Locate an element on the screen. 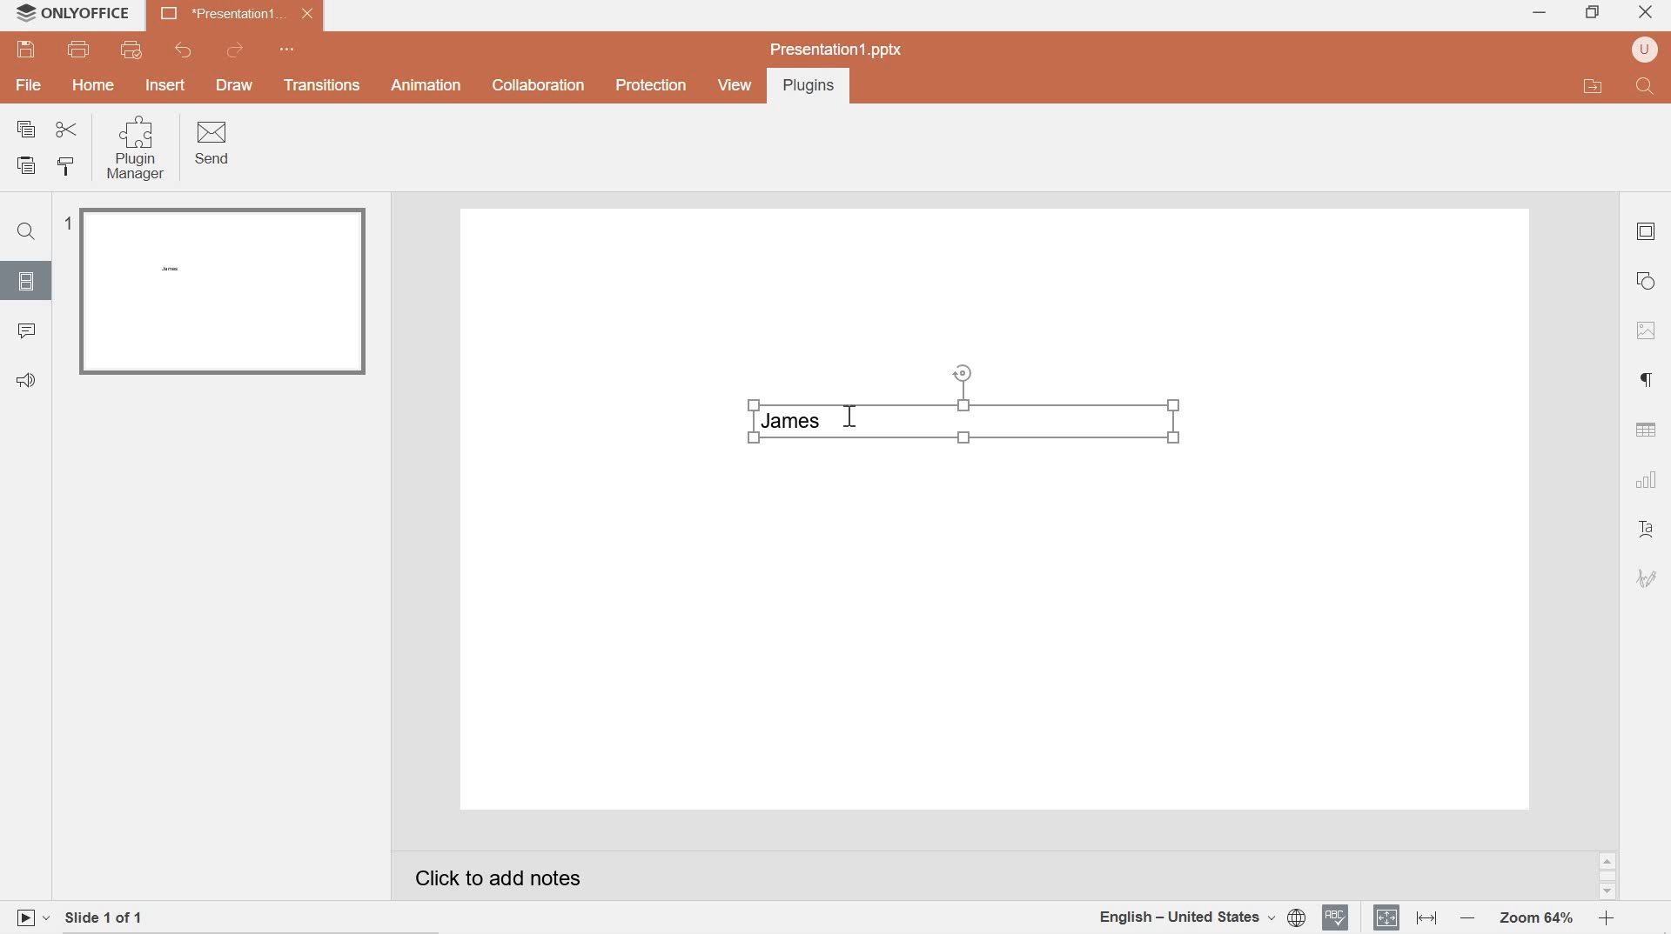 Image resolution: width=1671 pixels, height=934 pixels. Zoom out is located at coordinates (1466, 918).